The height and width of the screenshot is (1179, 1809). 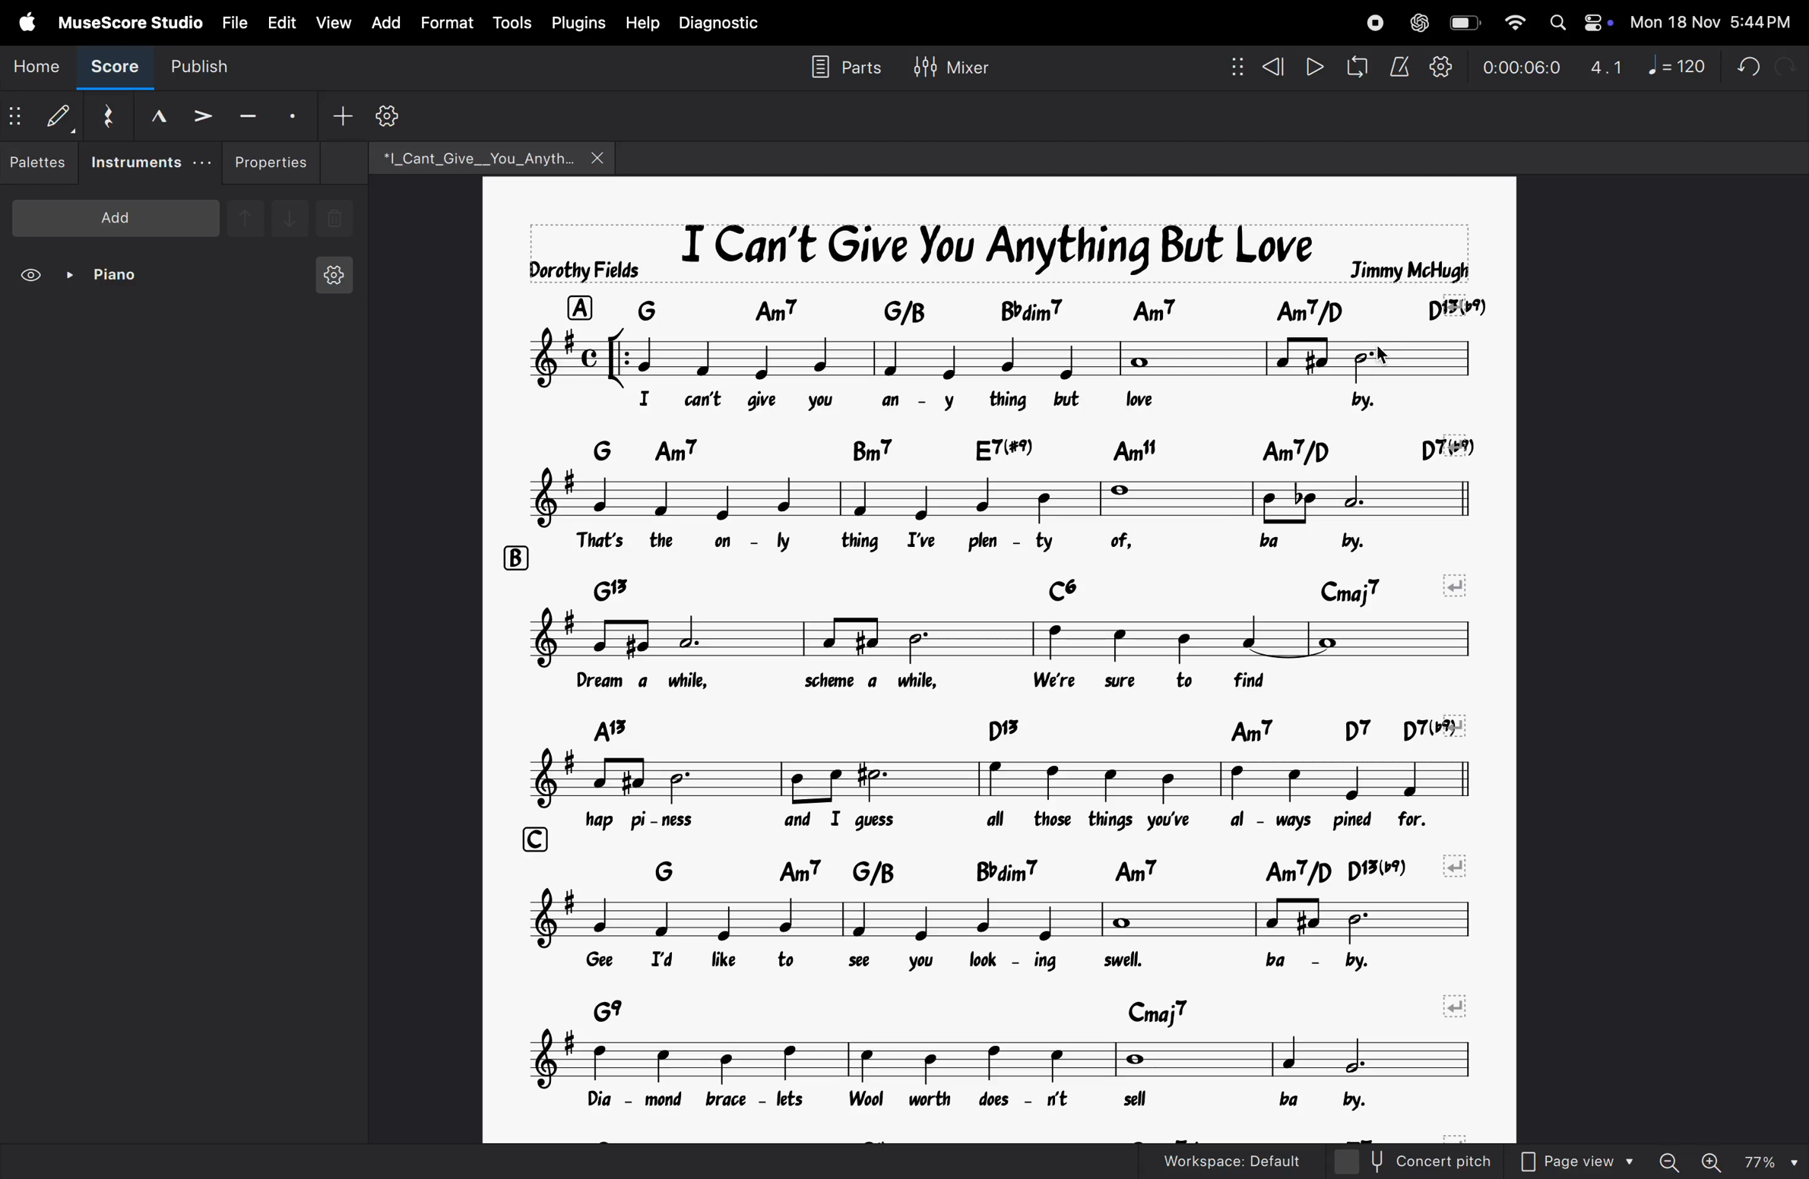 I want to click on reset, so click(x=112, y=115).